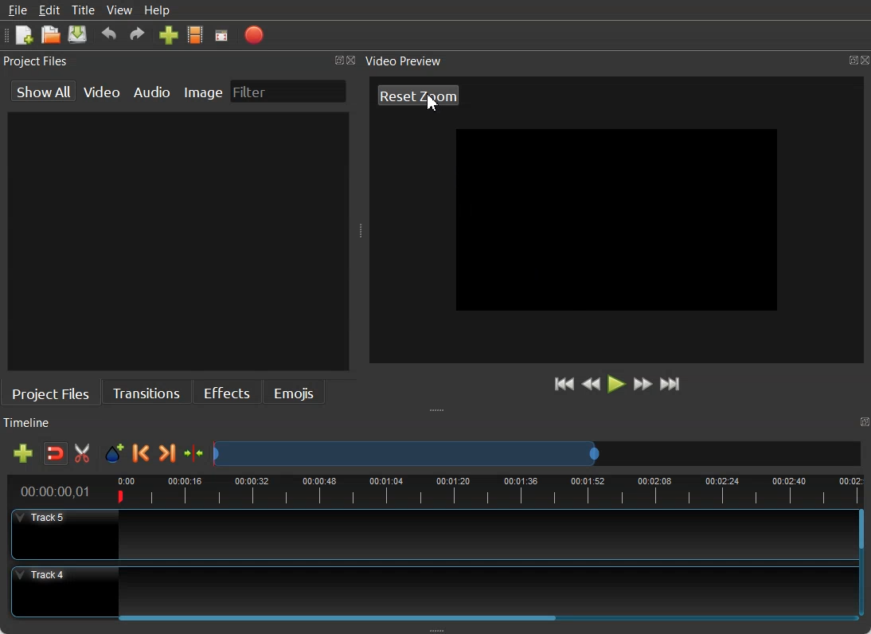  Describe the element at coordinates (221, 34) in the screenshot. I see `Fullscreen` at that location.